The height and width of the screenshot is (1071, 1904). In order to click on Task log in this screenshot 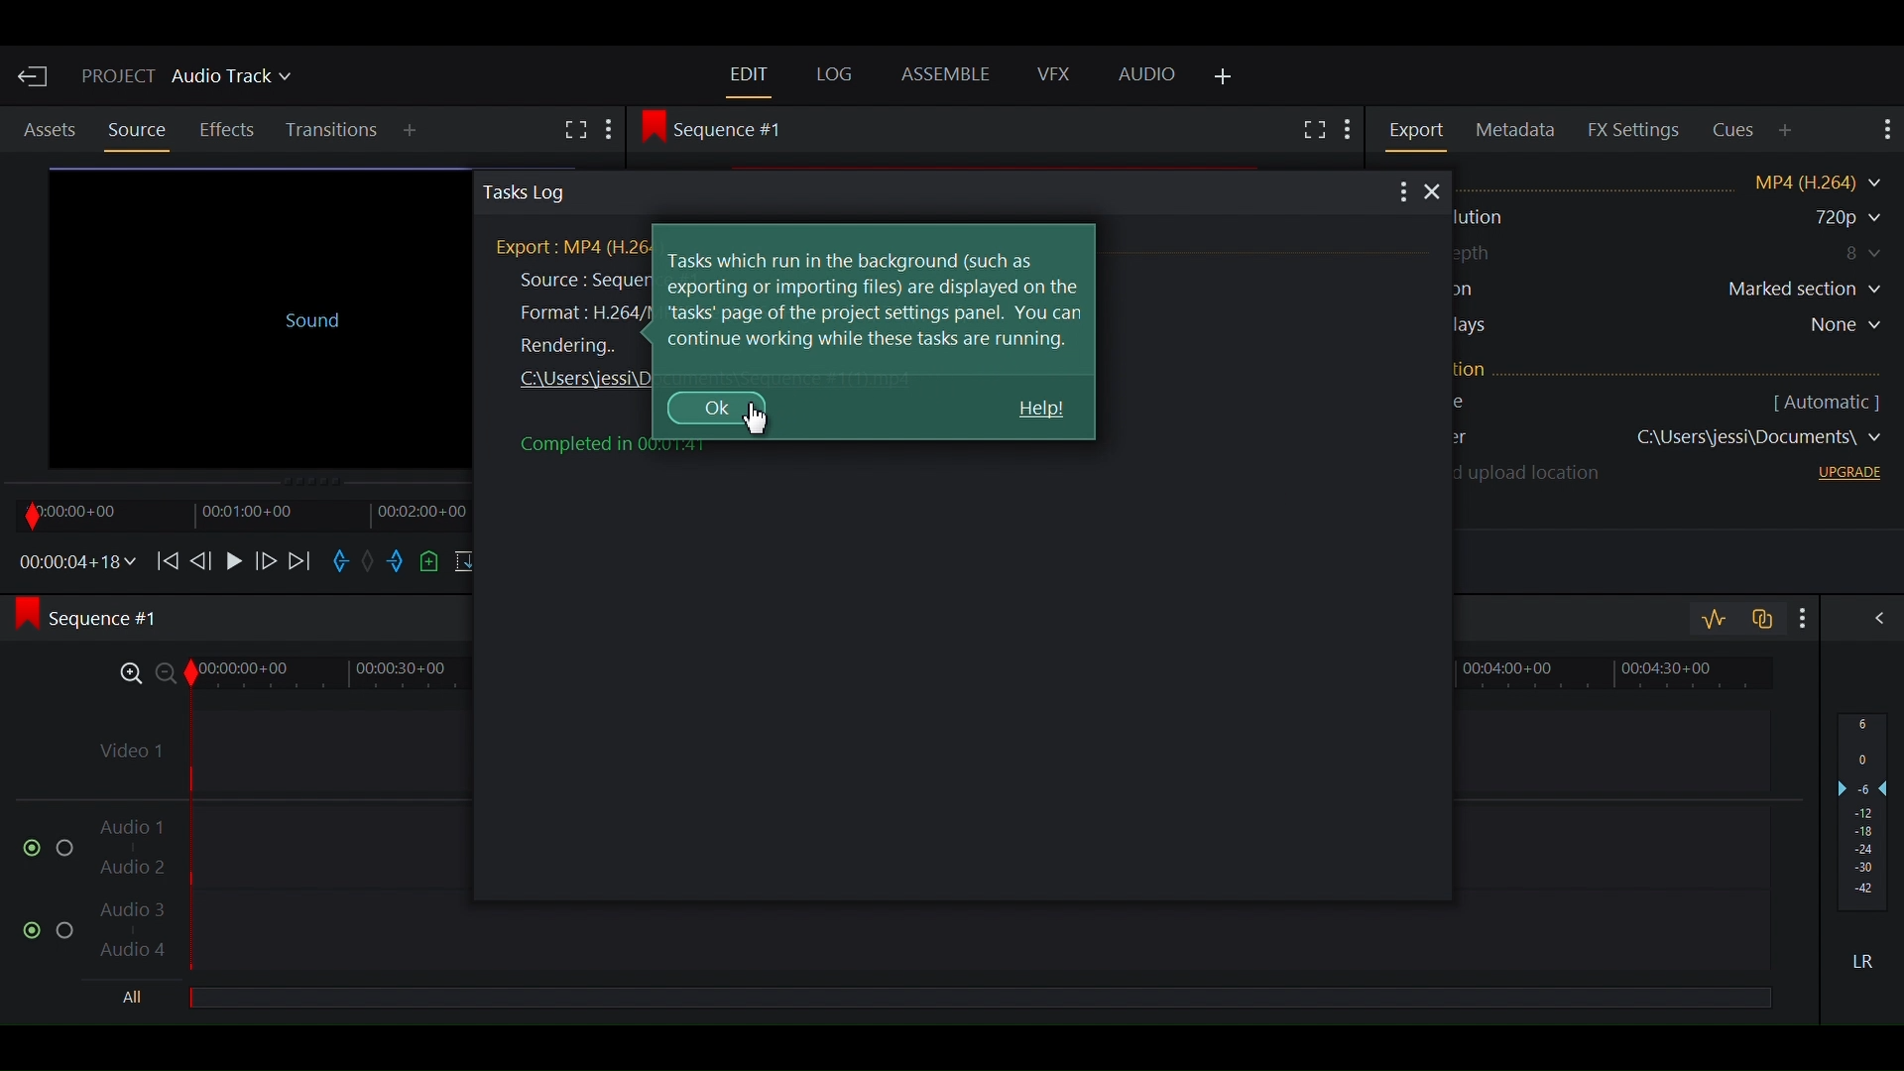, I will do `click(918, 192)`.